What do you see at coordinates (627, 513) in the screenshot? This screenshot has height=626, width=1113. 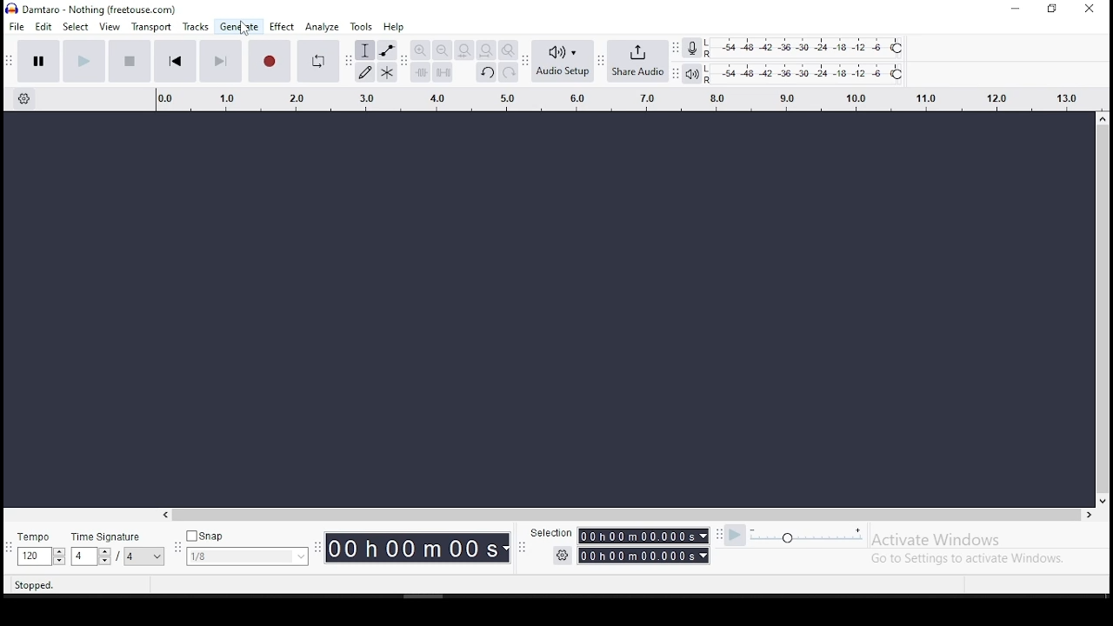 I see `scroll bar` at bounding box center [627, 513].